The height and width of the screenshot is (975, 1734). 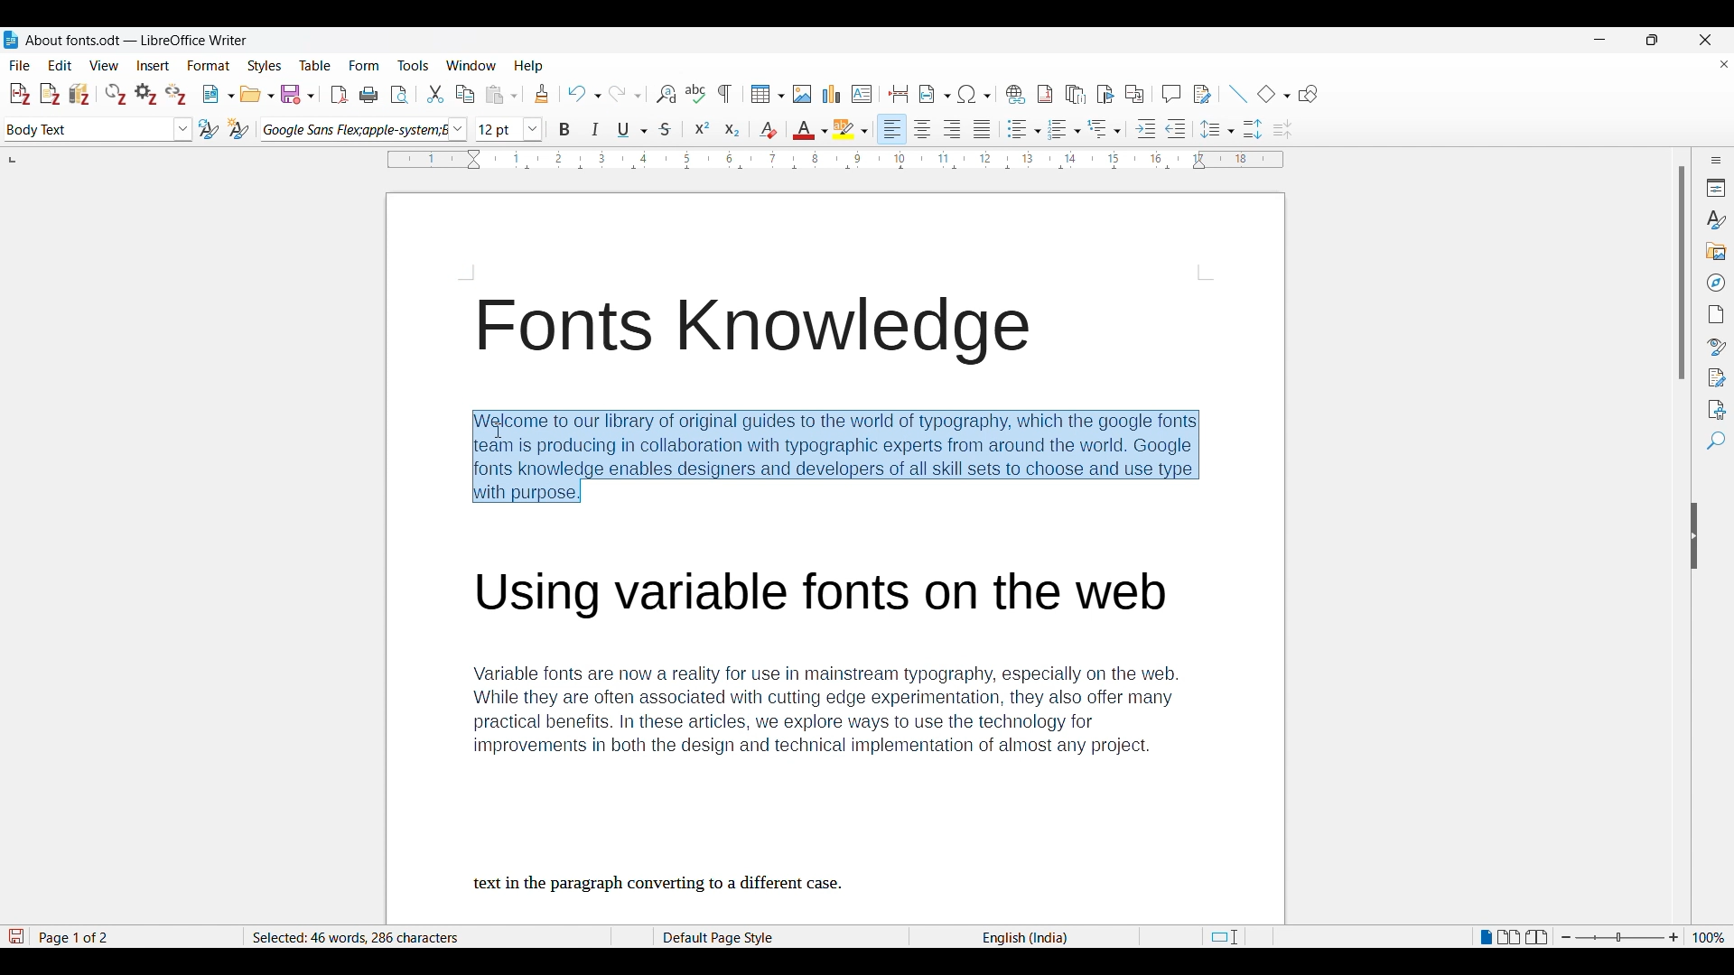 What do you see at coordinates (528, 66) in the screenshot?
I see `Help menu` at bounding box center [528, 66].